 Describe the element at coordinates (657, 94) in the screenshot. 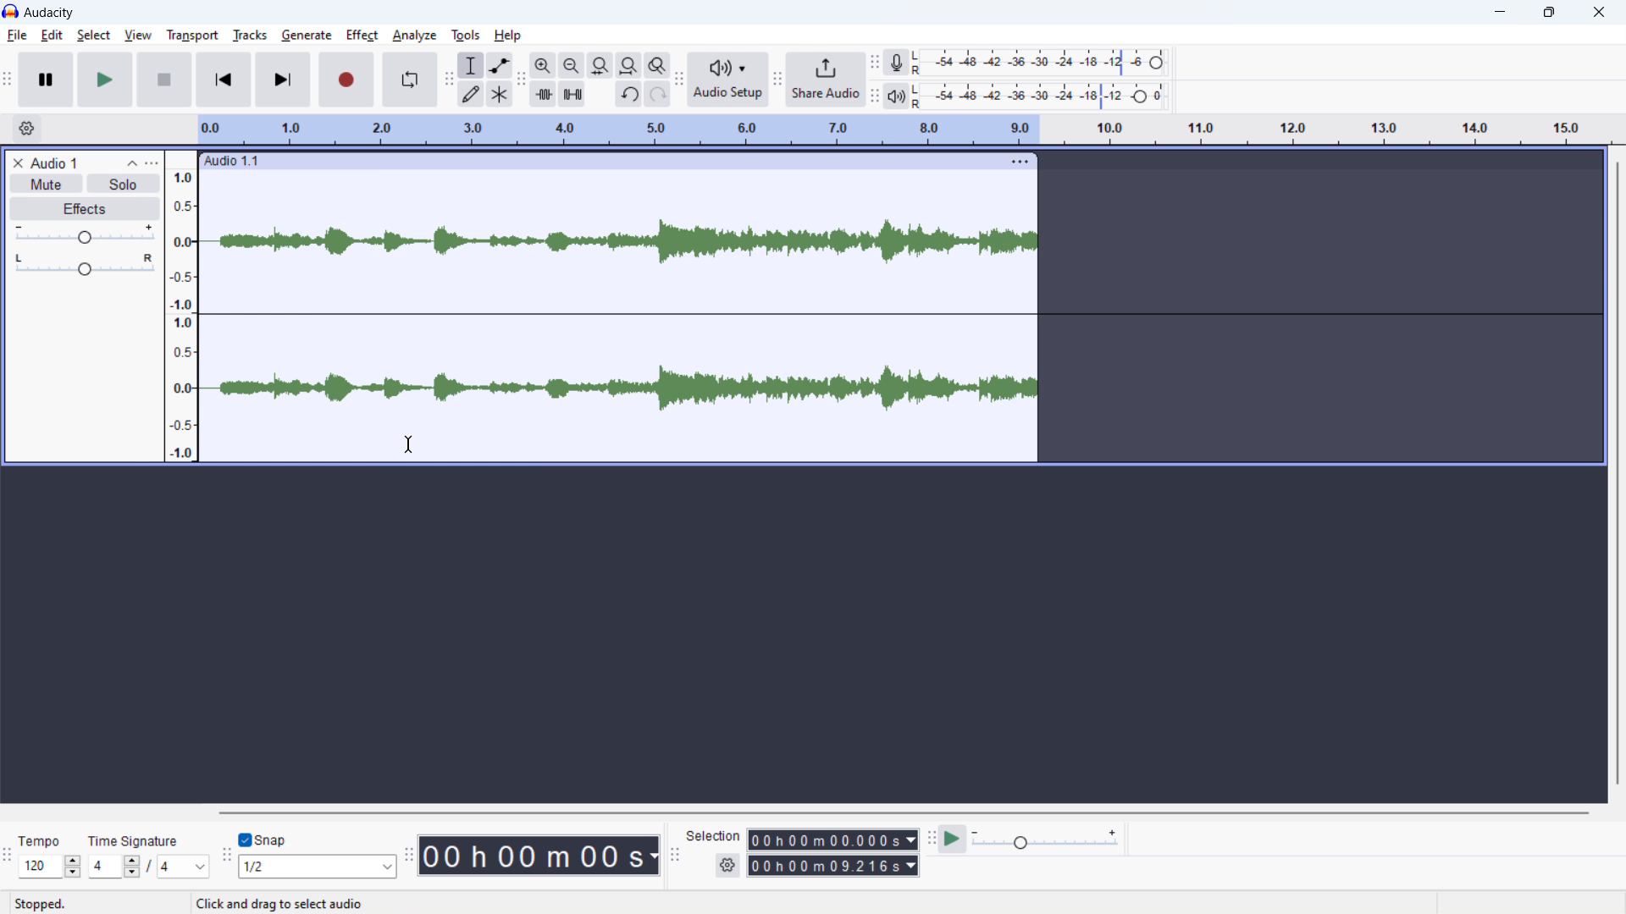

I see `redo` at that location.